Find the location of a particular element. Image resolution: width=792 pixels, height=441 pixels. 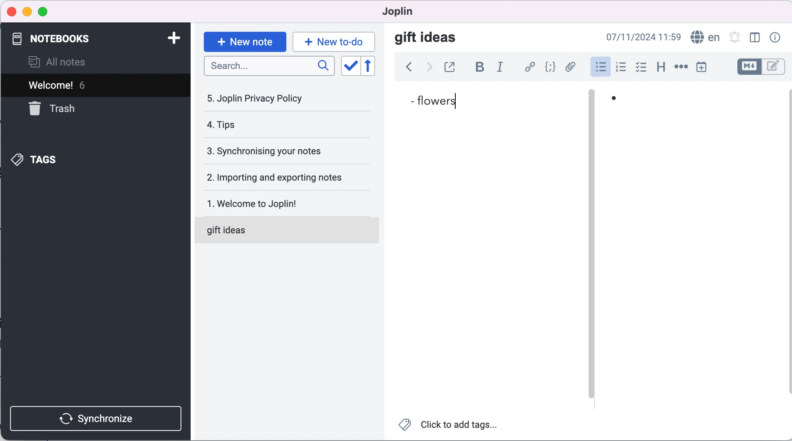

checkbox is located at coordinates (642, 67).